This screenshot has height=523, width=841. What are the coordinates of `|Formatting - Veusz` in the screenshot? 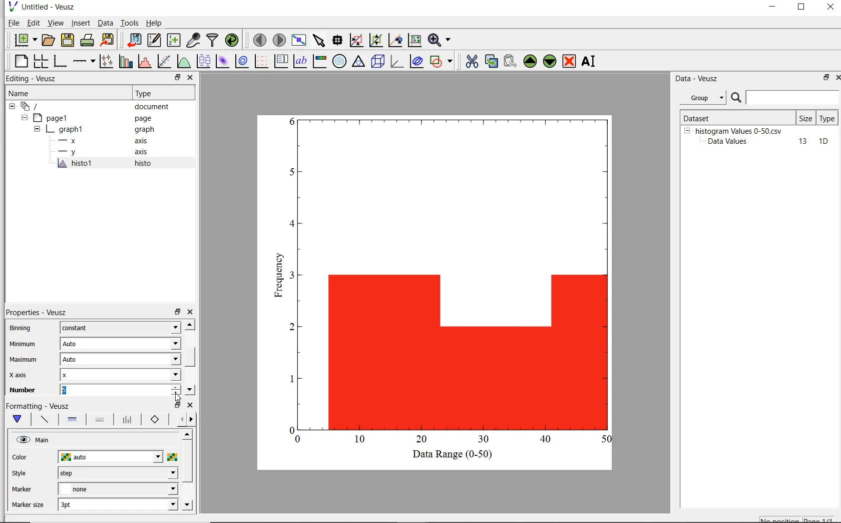 It's located at (39, 405).